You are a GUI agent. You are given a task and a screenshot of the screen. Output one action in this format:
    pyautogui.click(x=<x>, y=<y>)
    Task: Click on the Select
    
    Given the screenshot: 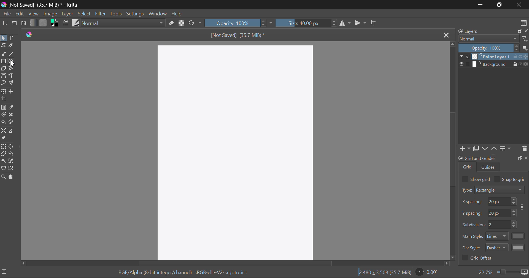 What is the action you would take?
    pyautogui.click(x=4, y=38)
    